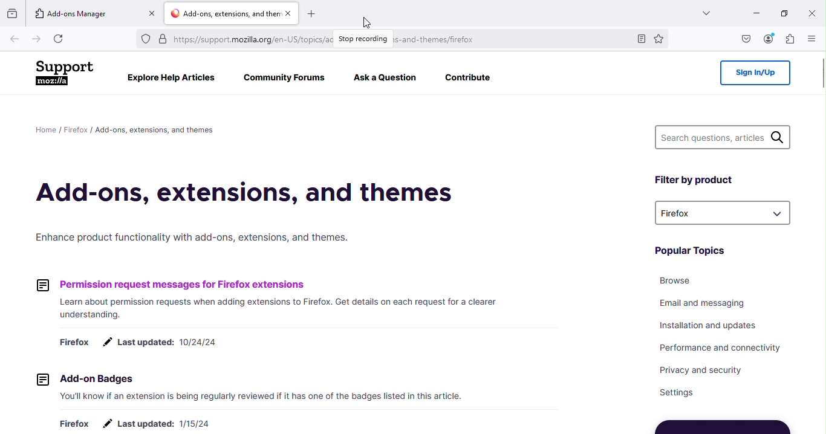 Image resolution: width=826 pixels, height=434 pixels. I want to click on Close tab, so click(151, 14).